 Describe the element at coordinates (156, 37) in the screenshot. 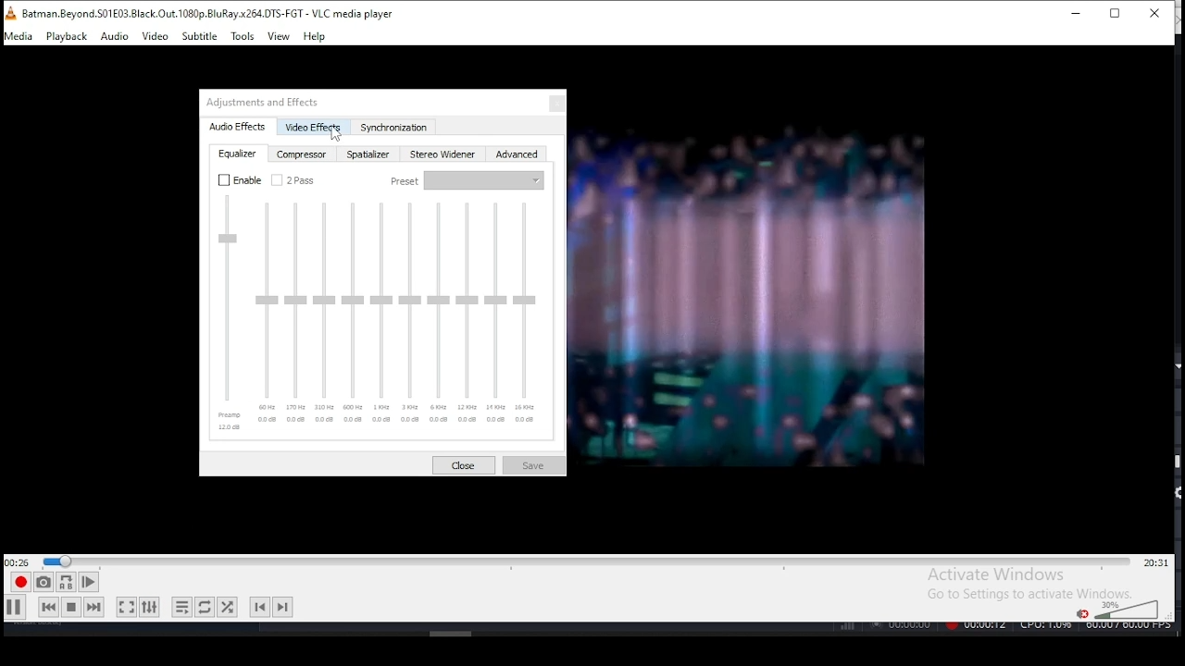

I see `video` at that location.